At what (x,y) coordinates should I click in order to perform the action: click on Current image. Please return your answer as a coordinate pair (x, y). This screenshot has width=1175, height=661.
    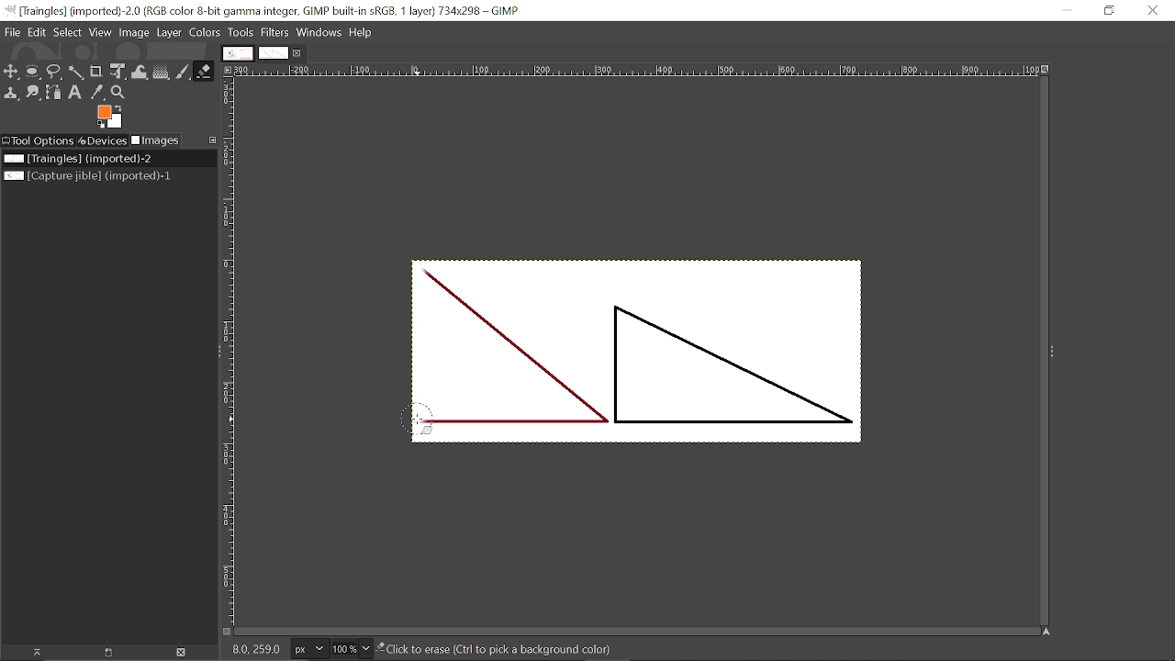
    Looking at the image, I should click on (657, 362).